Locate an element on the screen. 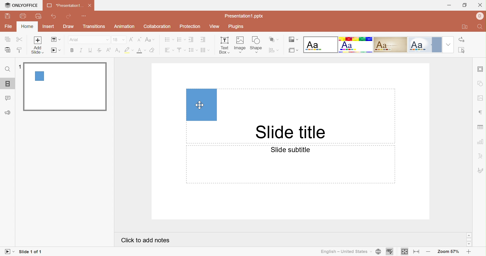 The height and width of the screenshot is (256, 486). Arrange shape is located at coordinates (273, 40).